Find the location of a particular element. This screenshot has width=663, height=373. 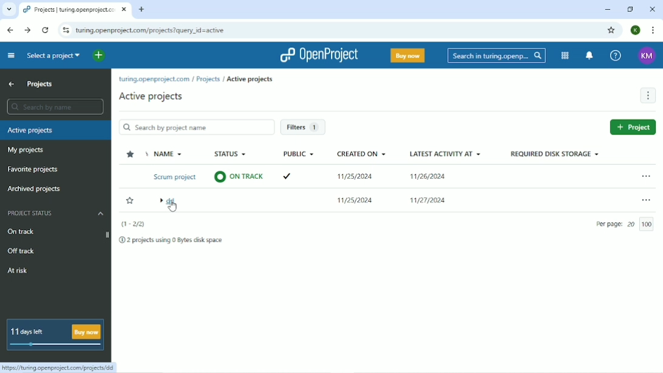

Latest activity at is located at coordinates (446, 154).